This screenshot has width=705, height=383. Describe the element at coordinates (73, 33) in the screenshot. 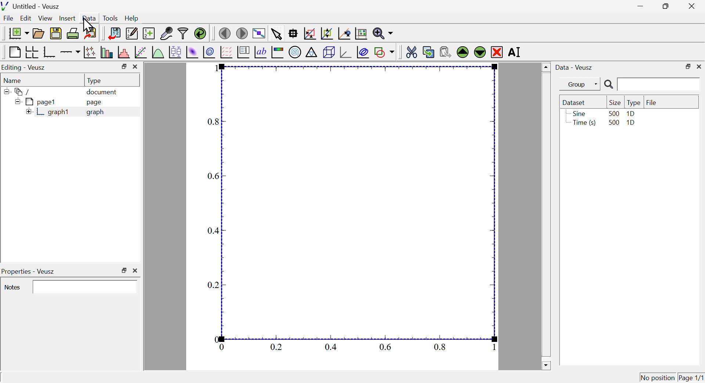

I see `print the document` at that location.